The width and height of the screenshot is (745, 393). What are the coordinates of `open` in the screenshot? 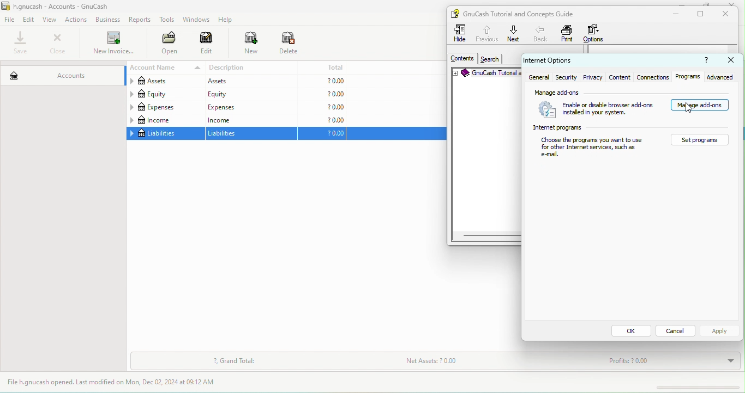 It's located at (166, 44).